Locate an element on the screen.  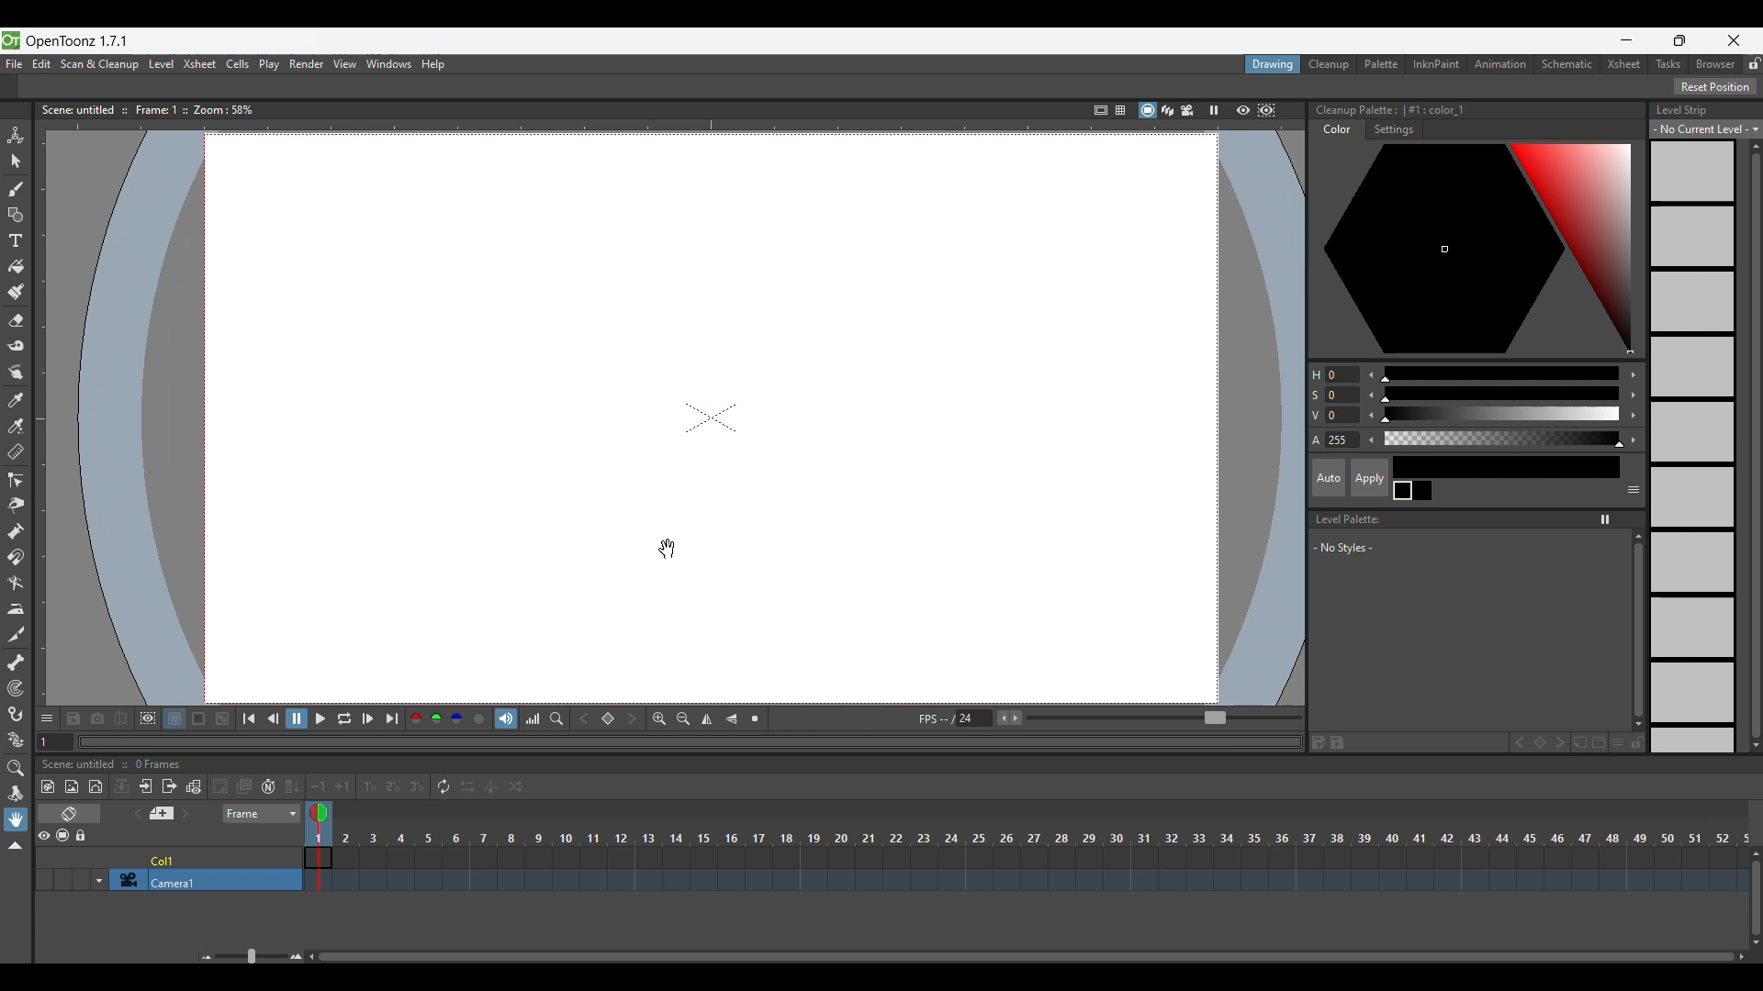
Color is located at coordinates (1337, 129).